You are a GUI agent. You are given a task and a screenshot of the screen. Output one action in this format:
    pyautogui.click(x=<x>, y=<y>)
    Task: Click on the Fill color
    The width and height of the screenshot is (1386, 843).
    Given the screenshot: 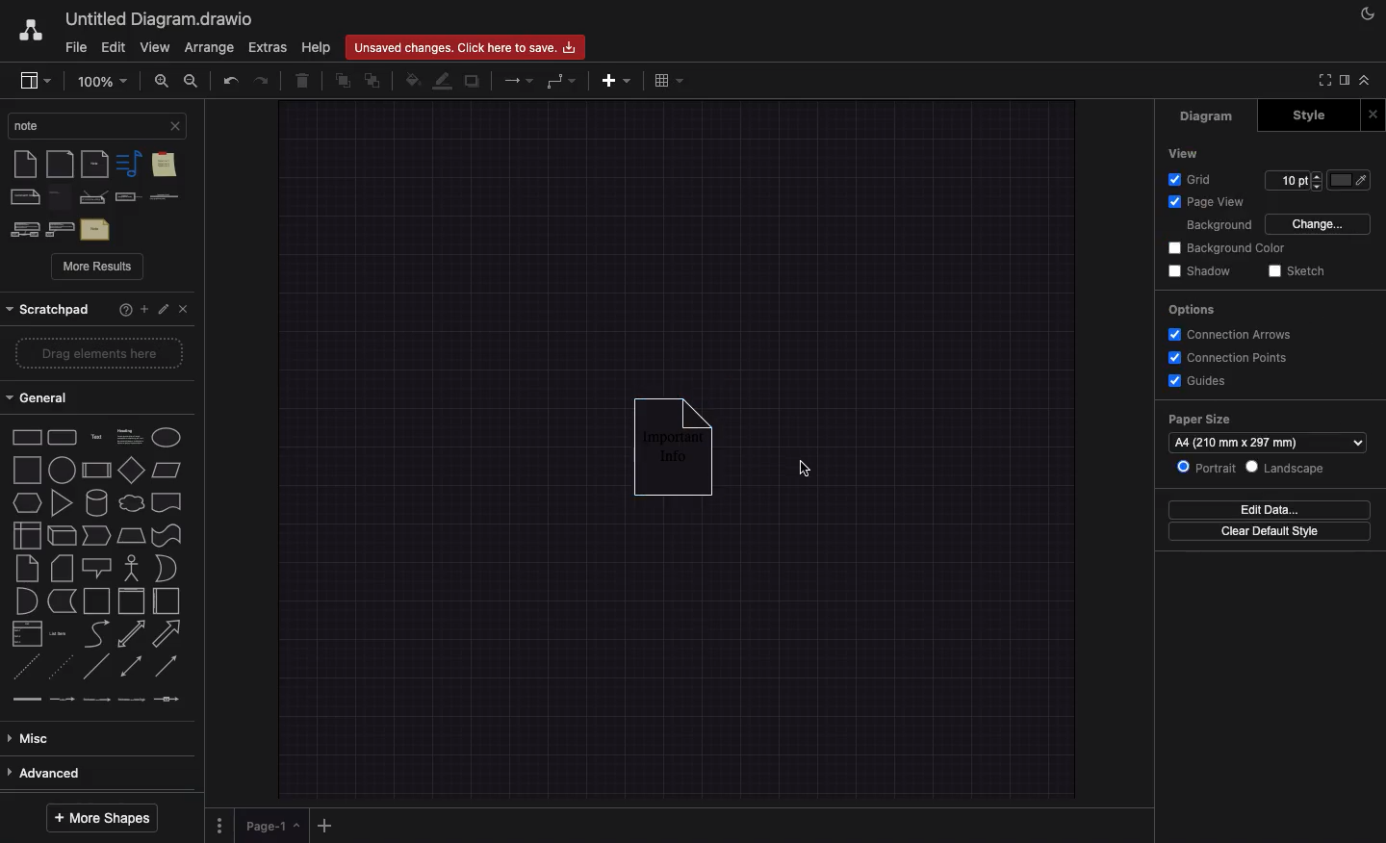 What is the action you would take?
    pyautogui.click(x=412, y=81)
    